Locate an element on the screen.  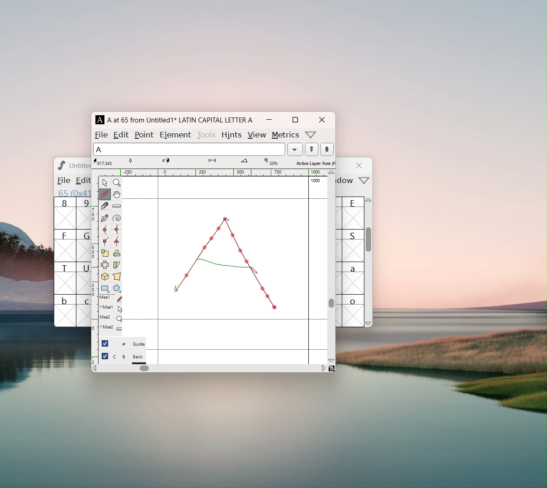
window is located at coordinates (346, 181).